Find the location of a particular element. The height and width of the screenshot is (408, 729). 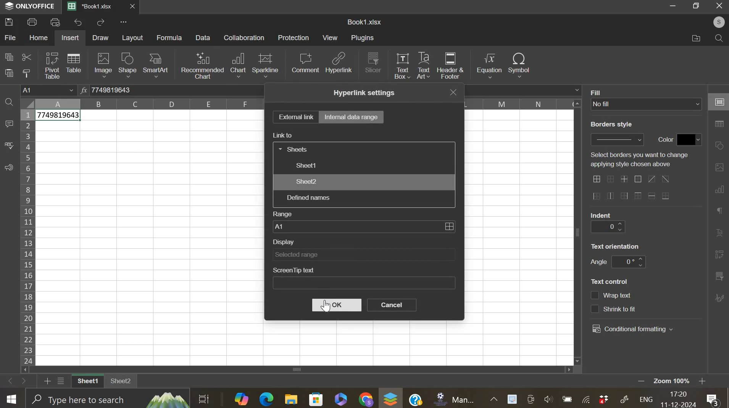

view more is located at coordinates (126, 23).